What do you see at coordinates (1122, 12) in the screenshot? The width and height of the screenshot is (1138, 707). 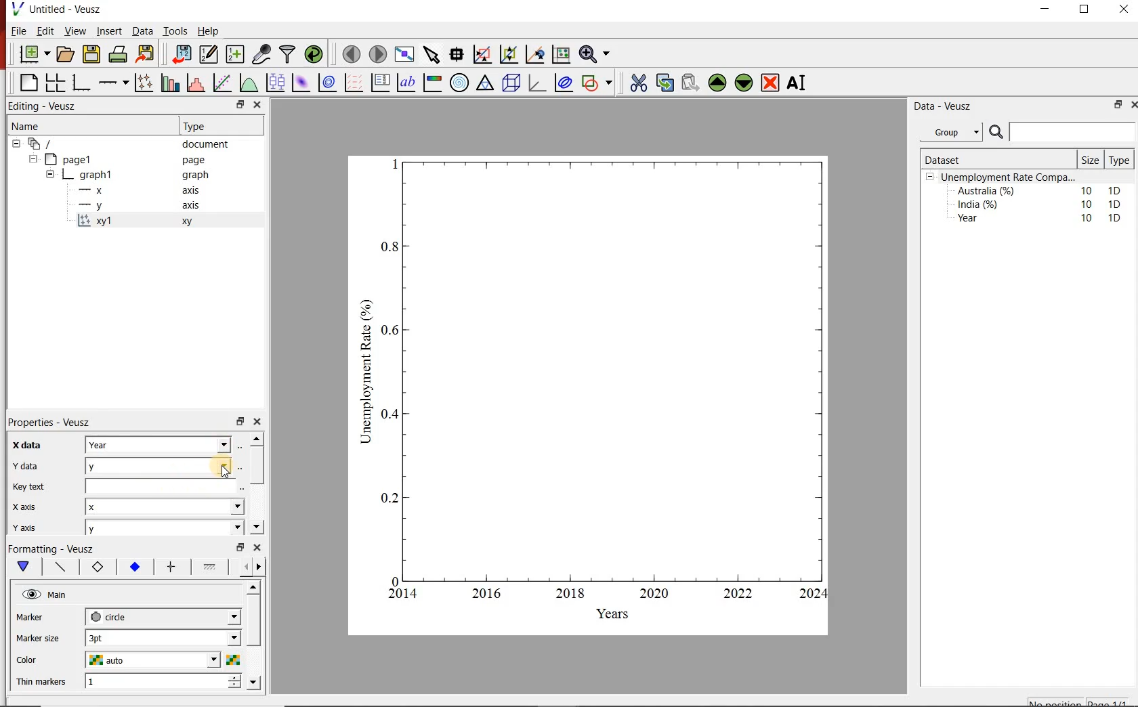 I see `close` at bounding box center [1122, 12].